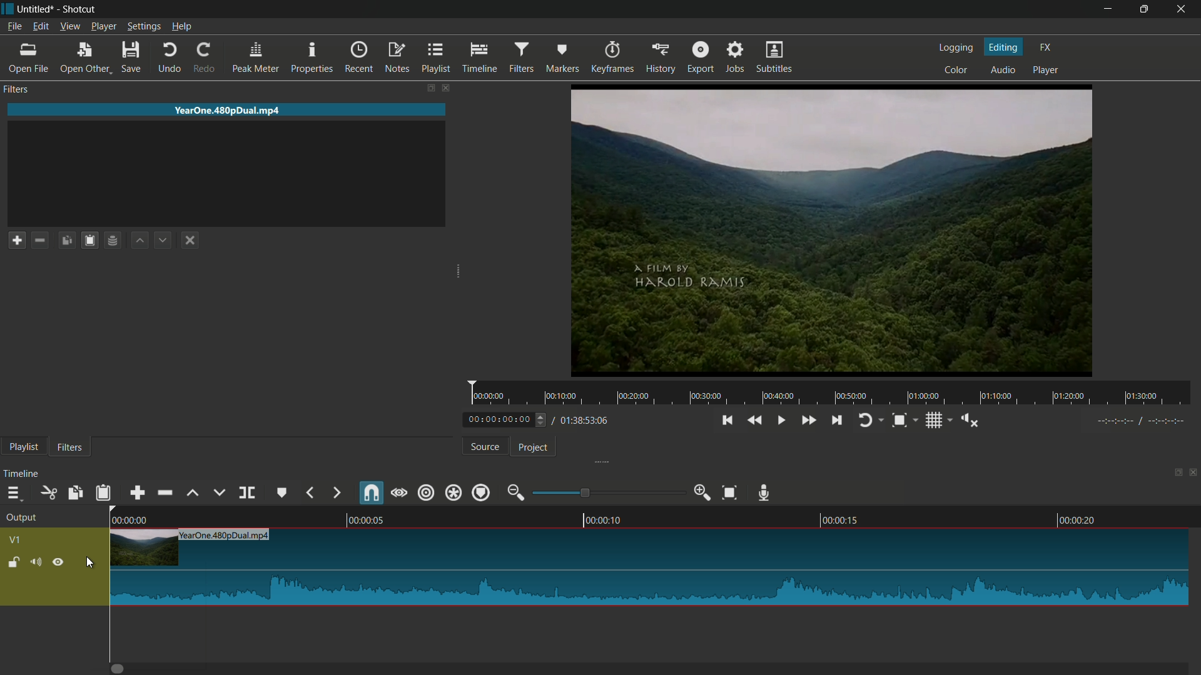  I want to click on player, so click(1046, 71).